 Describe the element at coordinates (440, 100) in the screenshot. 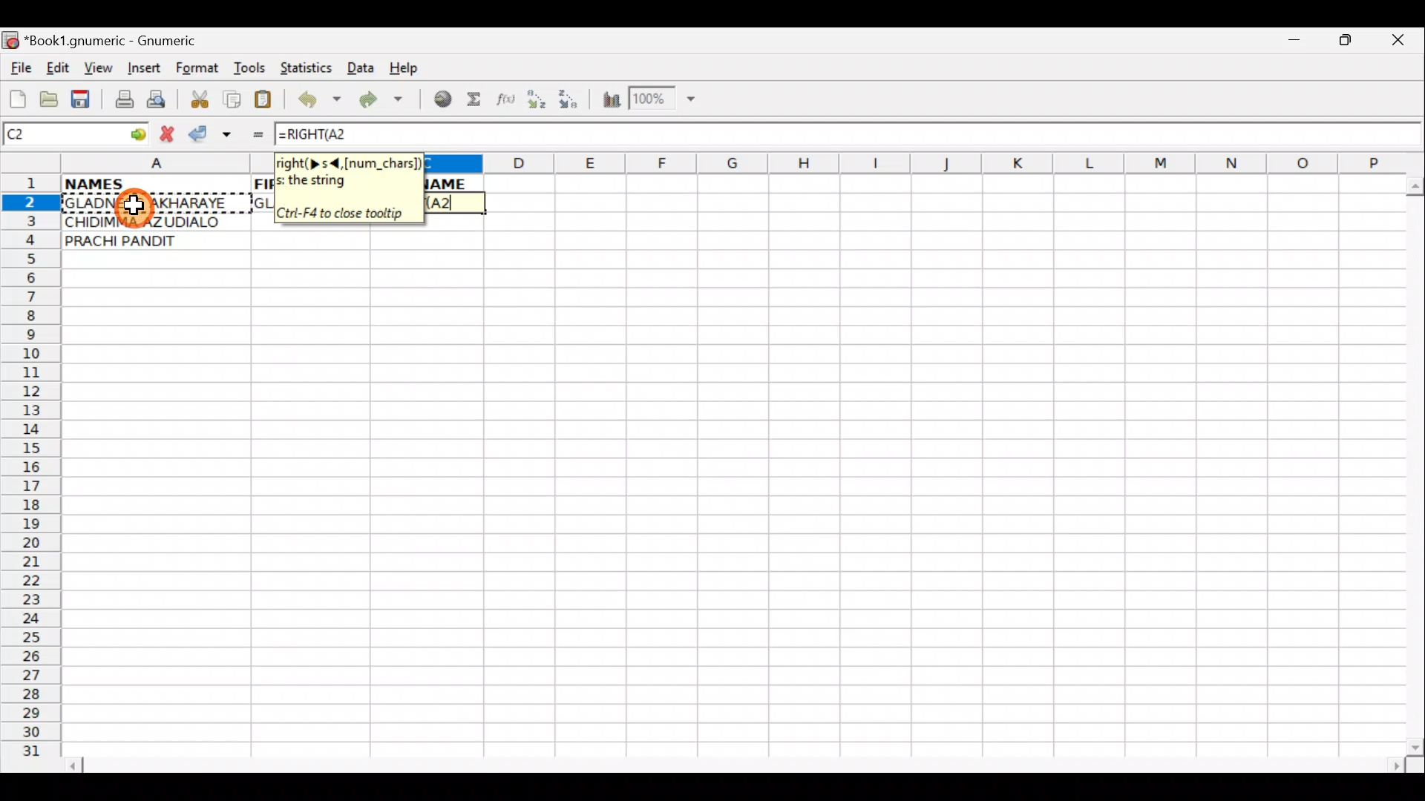

I see `Insert hyperlink` at that location.